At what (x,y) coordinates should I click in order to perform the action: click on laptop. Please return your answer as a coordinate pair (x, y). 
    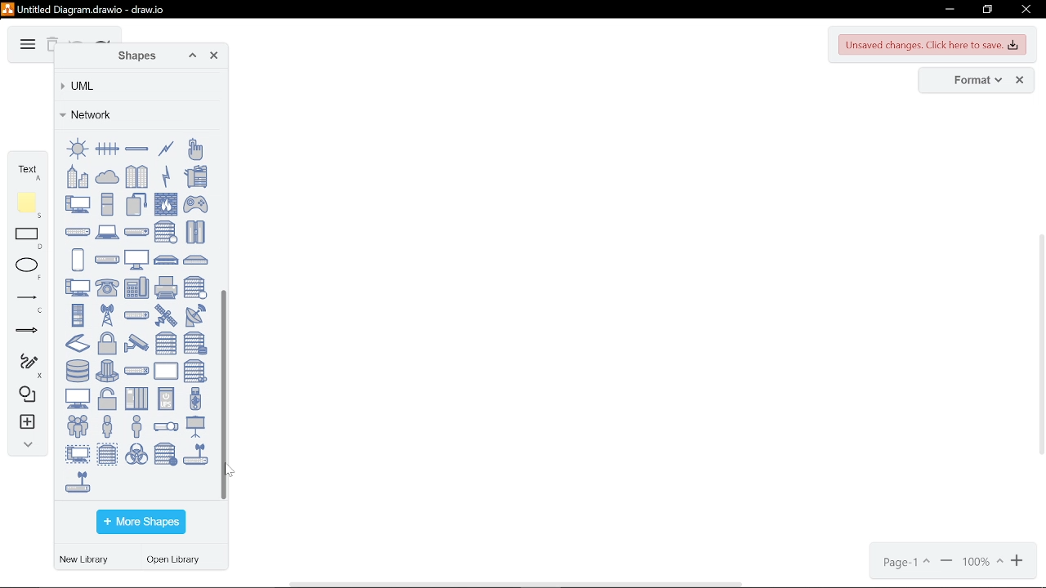
    Looking at the image, I should click on (107, 232).